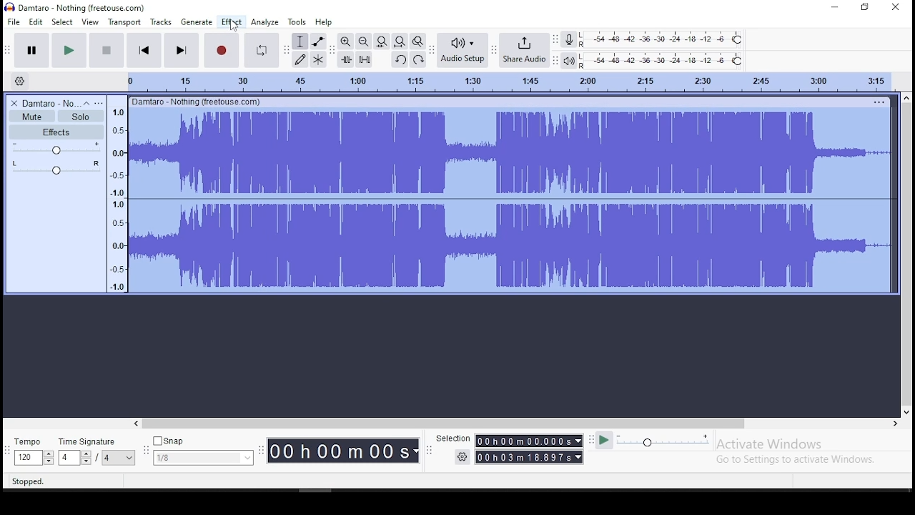 The width and height of the screenshot is (915, 515). Describe the element at coordinates (317, 59) in the screenshot. I see `multi tool` at that location.